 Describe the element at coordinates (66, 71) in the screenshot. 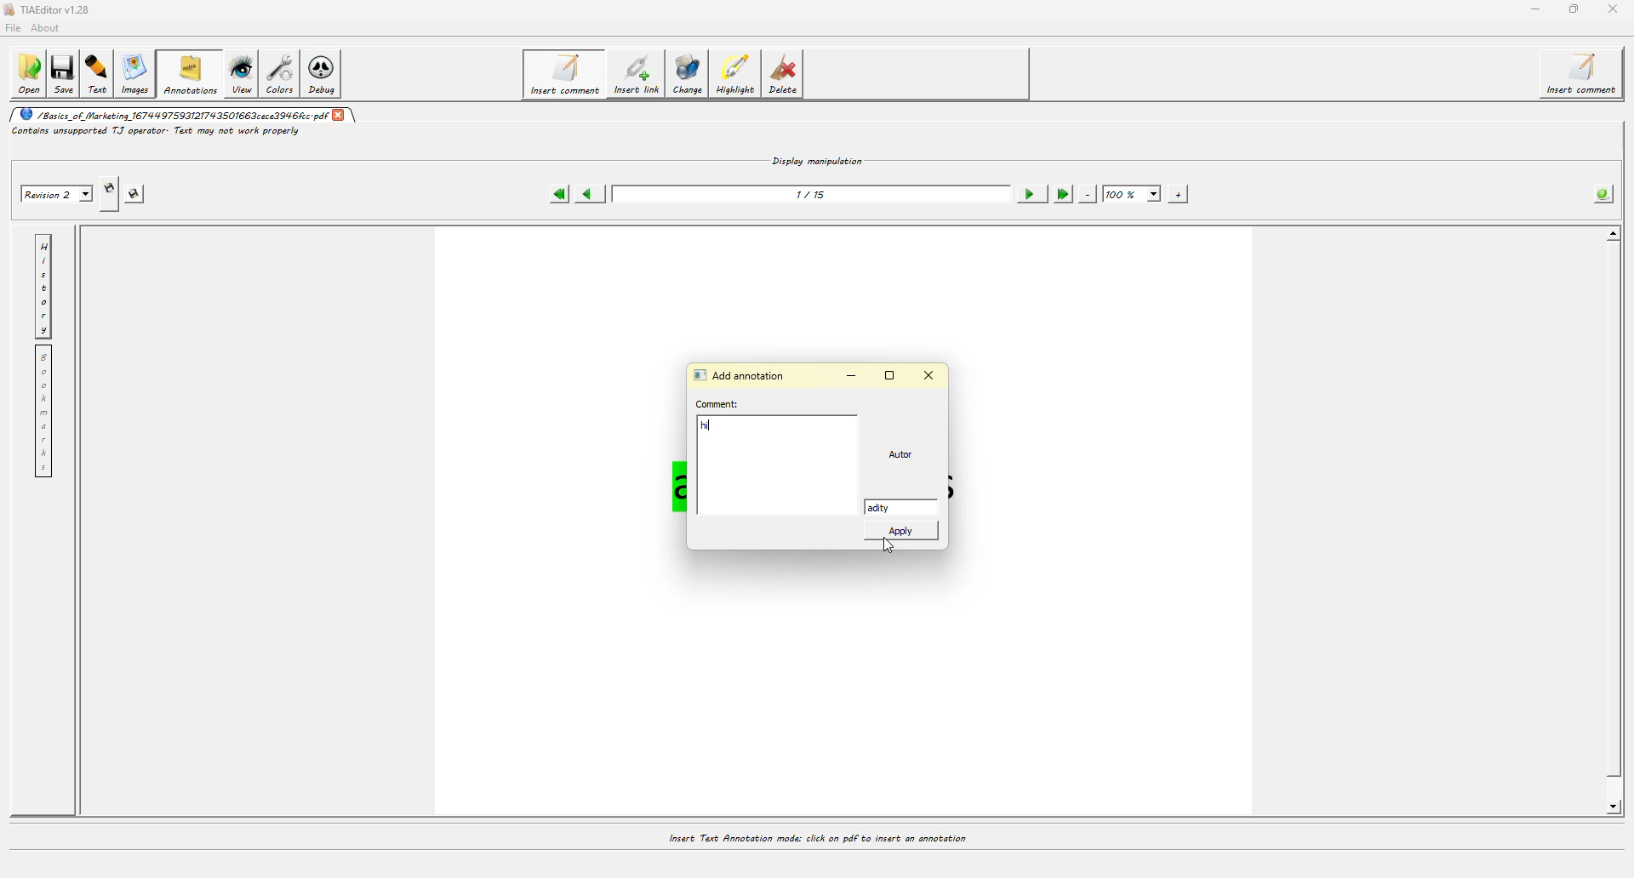

I see `save` at that location.